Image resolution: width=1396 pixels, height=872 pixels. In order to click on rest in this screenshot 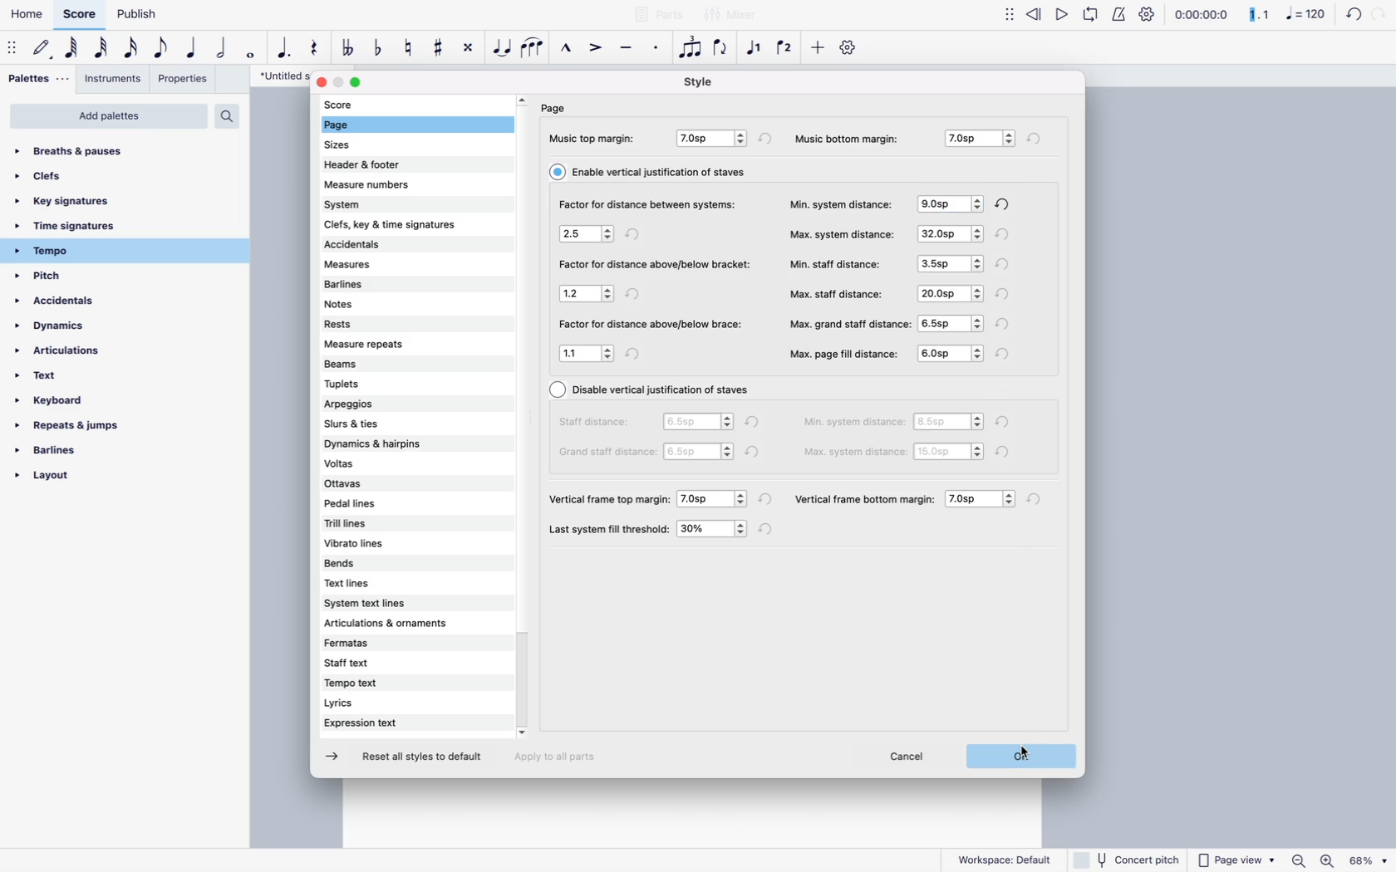, I will do `click(317, 48)`.